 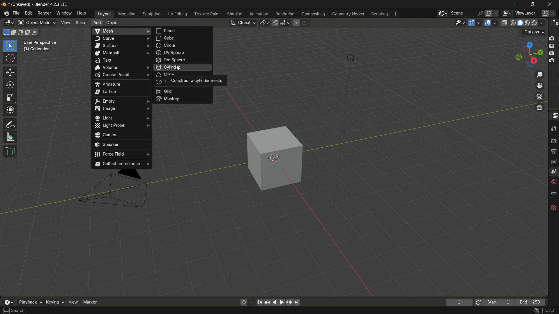 I want to click on delete scene, so click(x=496, y=13).